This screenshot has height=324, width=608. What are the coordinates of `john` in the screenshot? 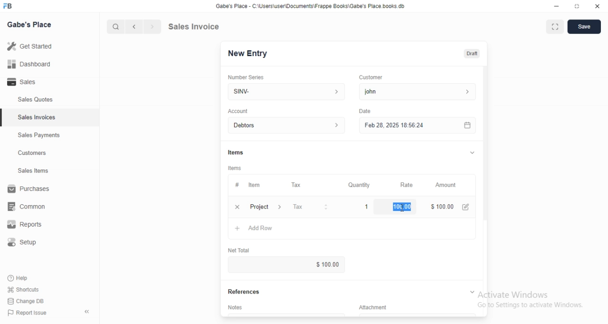 It's located at (416, 92).